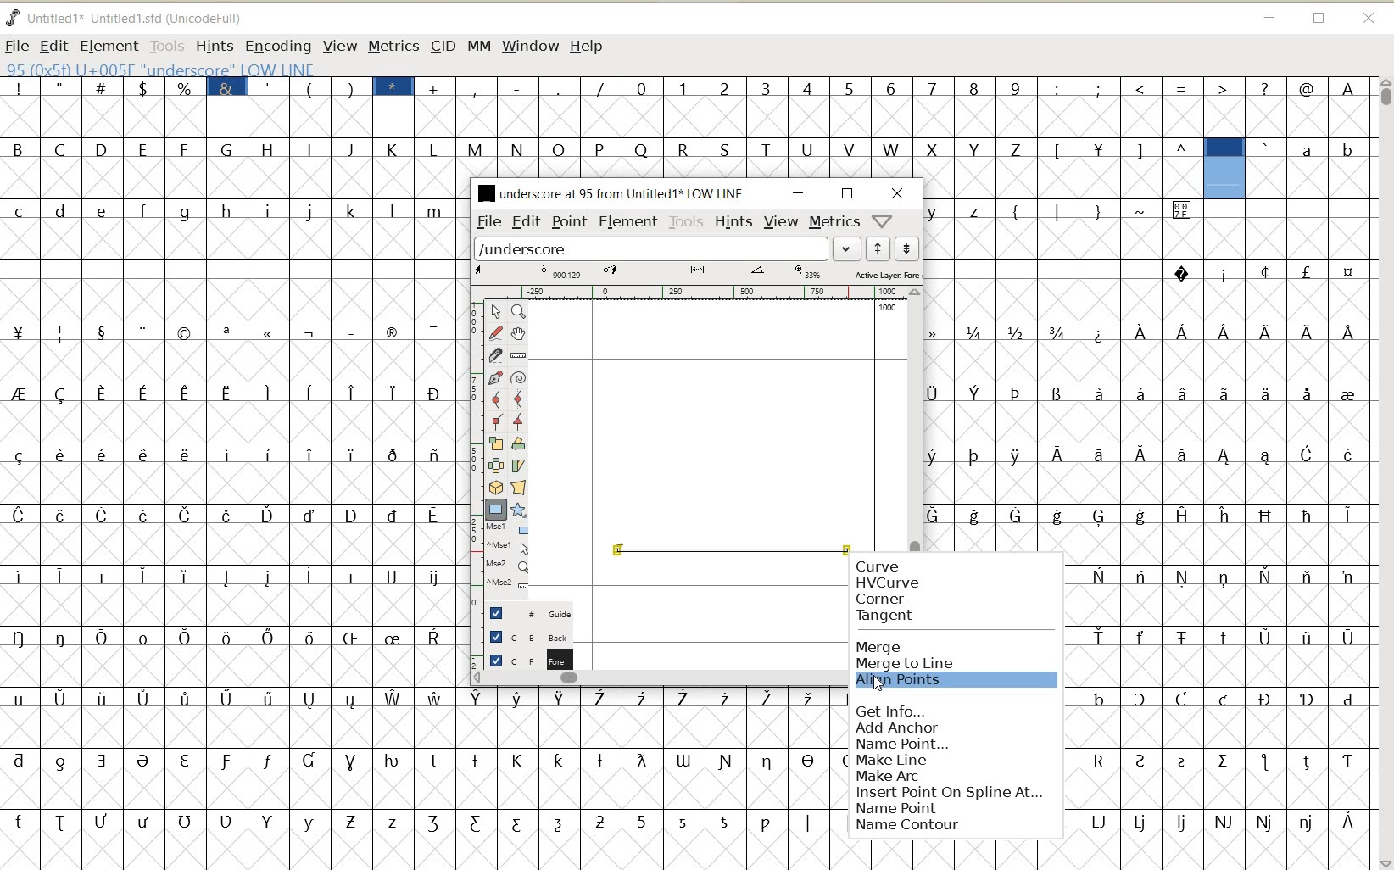 The height and width of the screenshot is (870, 1394). Describe the element at coordinates (651, 248) in the screenshot. I see `load word list` at that location.